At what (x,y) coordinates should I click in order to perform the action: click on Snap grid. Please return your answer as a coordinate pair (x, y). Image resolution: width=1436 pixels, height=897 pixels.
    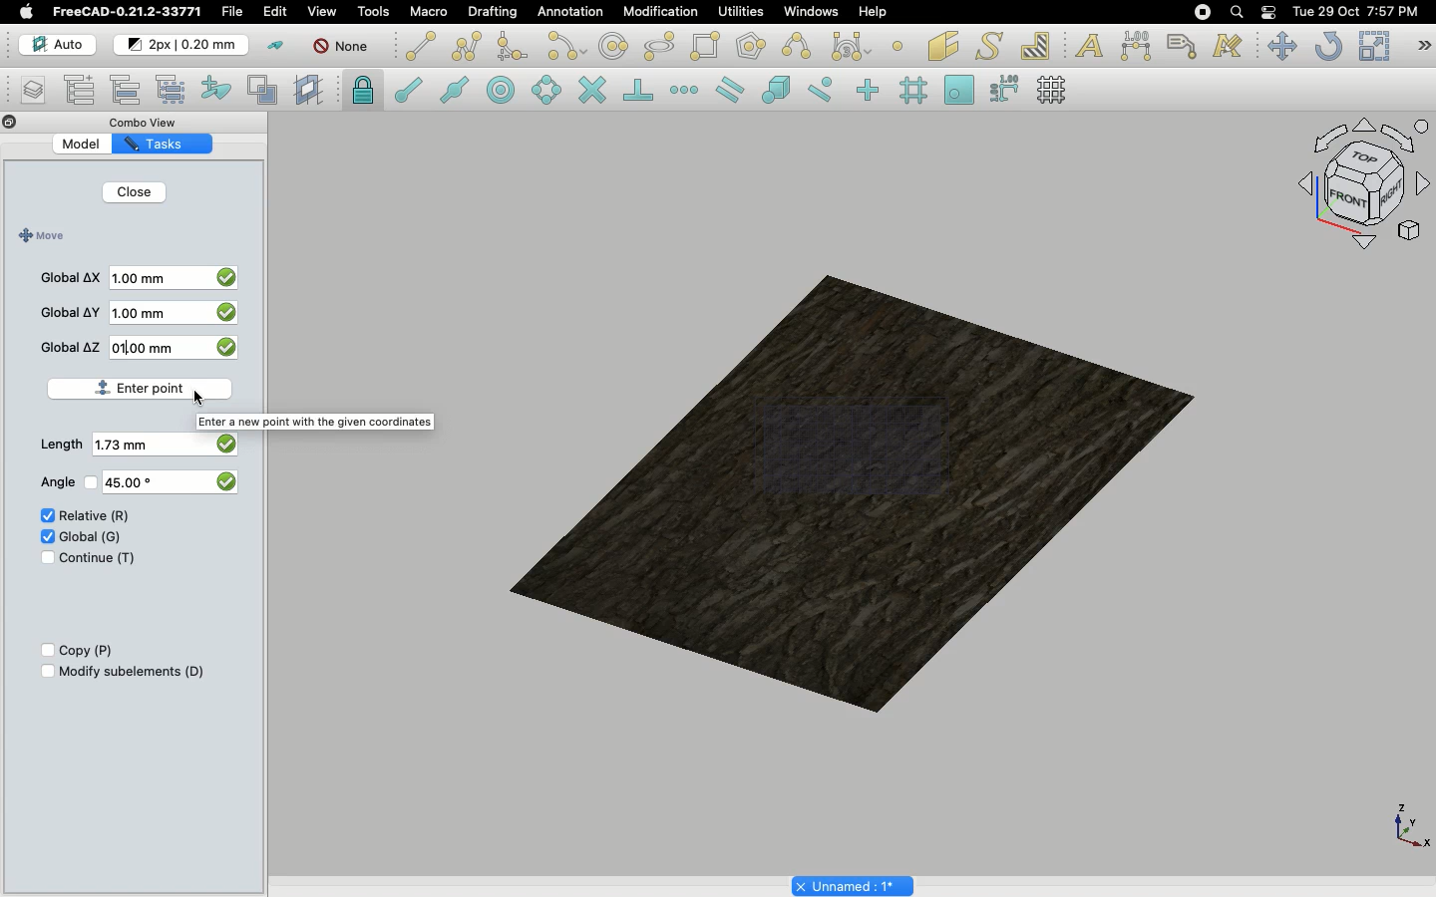
    Looking at the image, I should click on (915, 91).